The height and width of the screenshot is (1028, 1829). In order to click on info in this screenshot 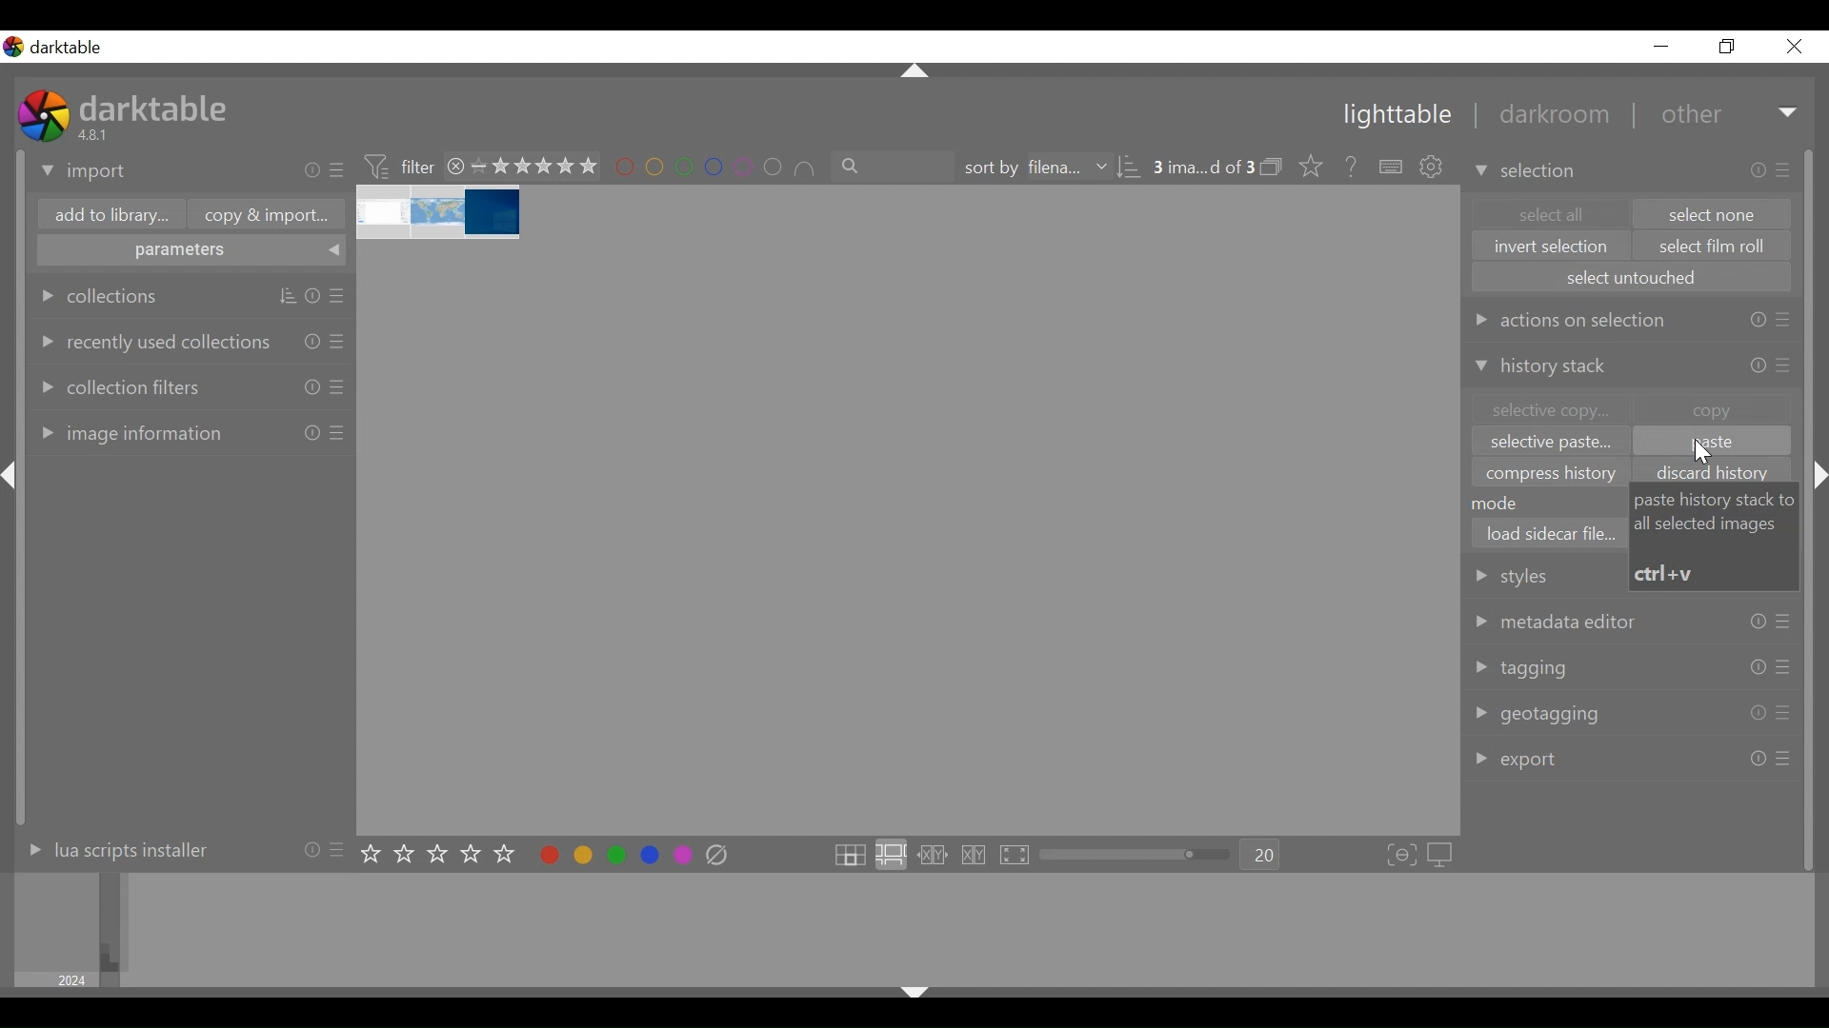, I will do `click(312, 340)`.